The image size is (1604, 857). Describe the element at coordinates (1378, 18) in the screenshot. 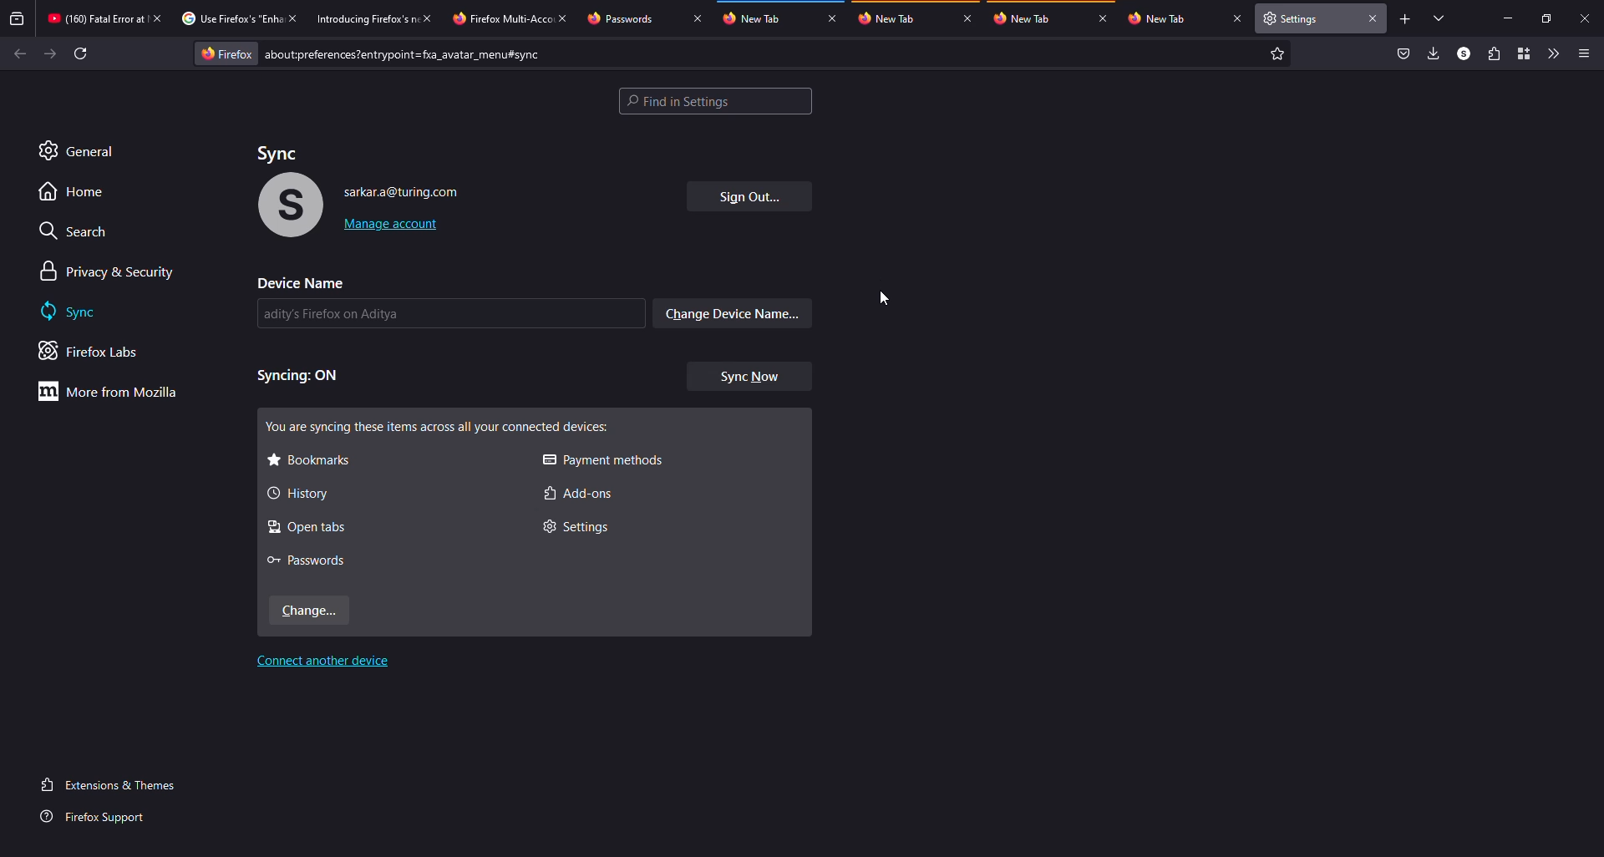

I see `close` at that location.